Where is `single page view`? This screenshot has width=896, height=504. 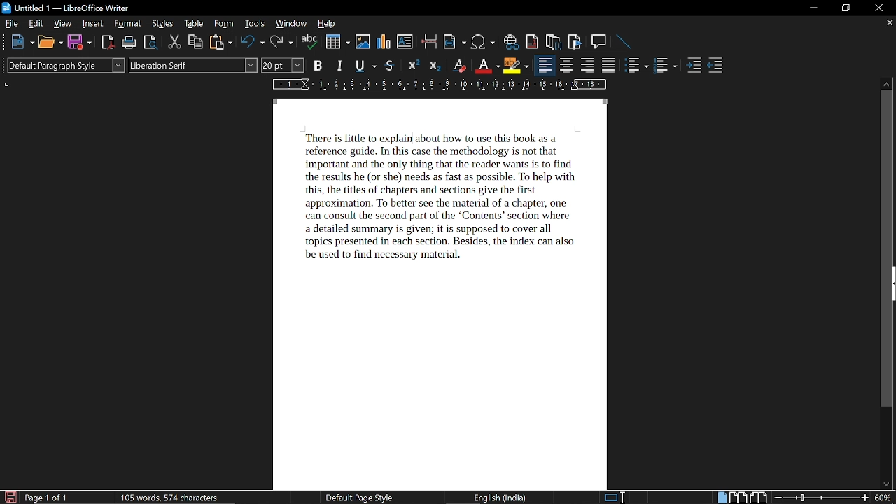 single page view is located at coordinates (721, 498).